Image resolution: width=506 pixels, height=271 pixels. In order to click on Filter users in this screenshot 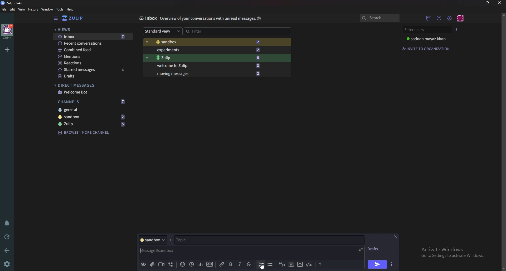, I will do `click(426, 30)`.